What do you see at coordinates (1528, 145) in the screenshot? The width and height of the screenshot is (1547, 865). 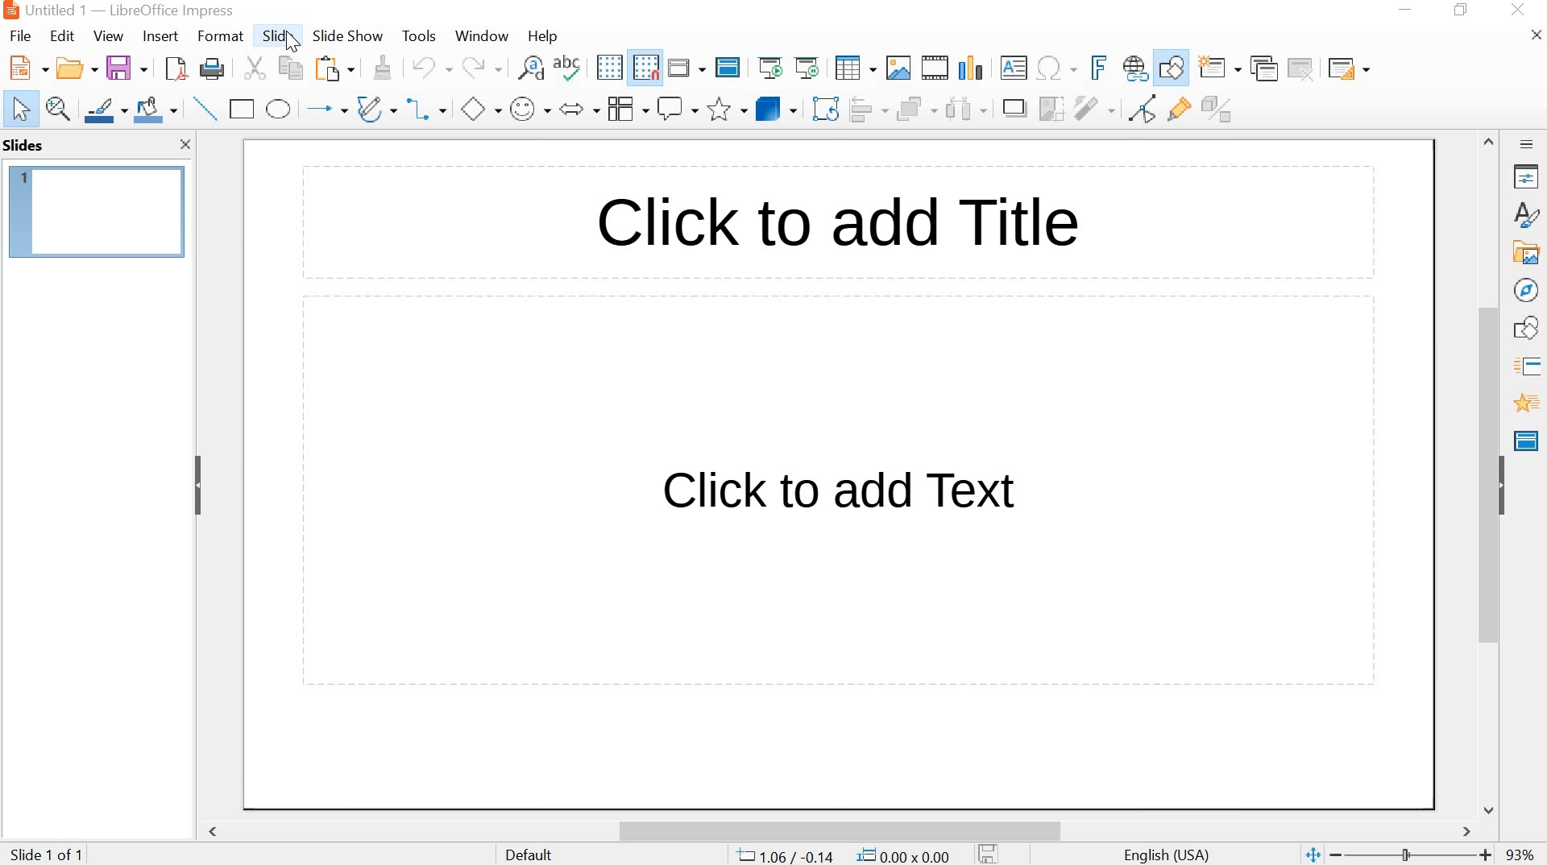 I see `SIDEBAR SETTINGS` at bounding box center [1528, 145].